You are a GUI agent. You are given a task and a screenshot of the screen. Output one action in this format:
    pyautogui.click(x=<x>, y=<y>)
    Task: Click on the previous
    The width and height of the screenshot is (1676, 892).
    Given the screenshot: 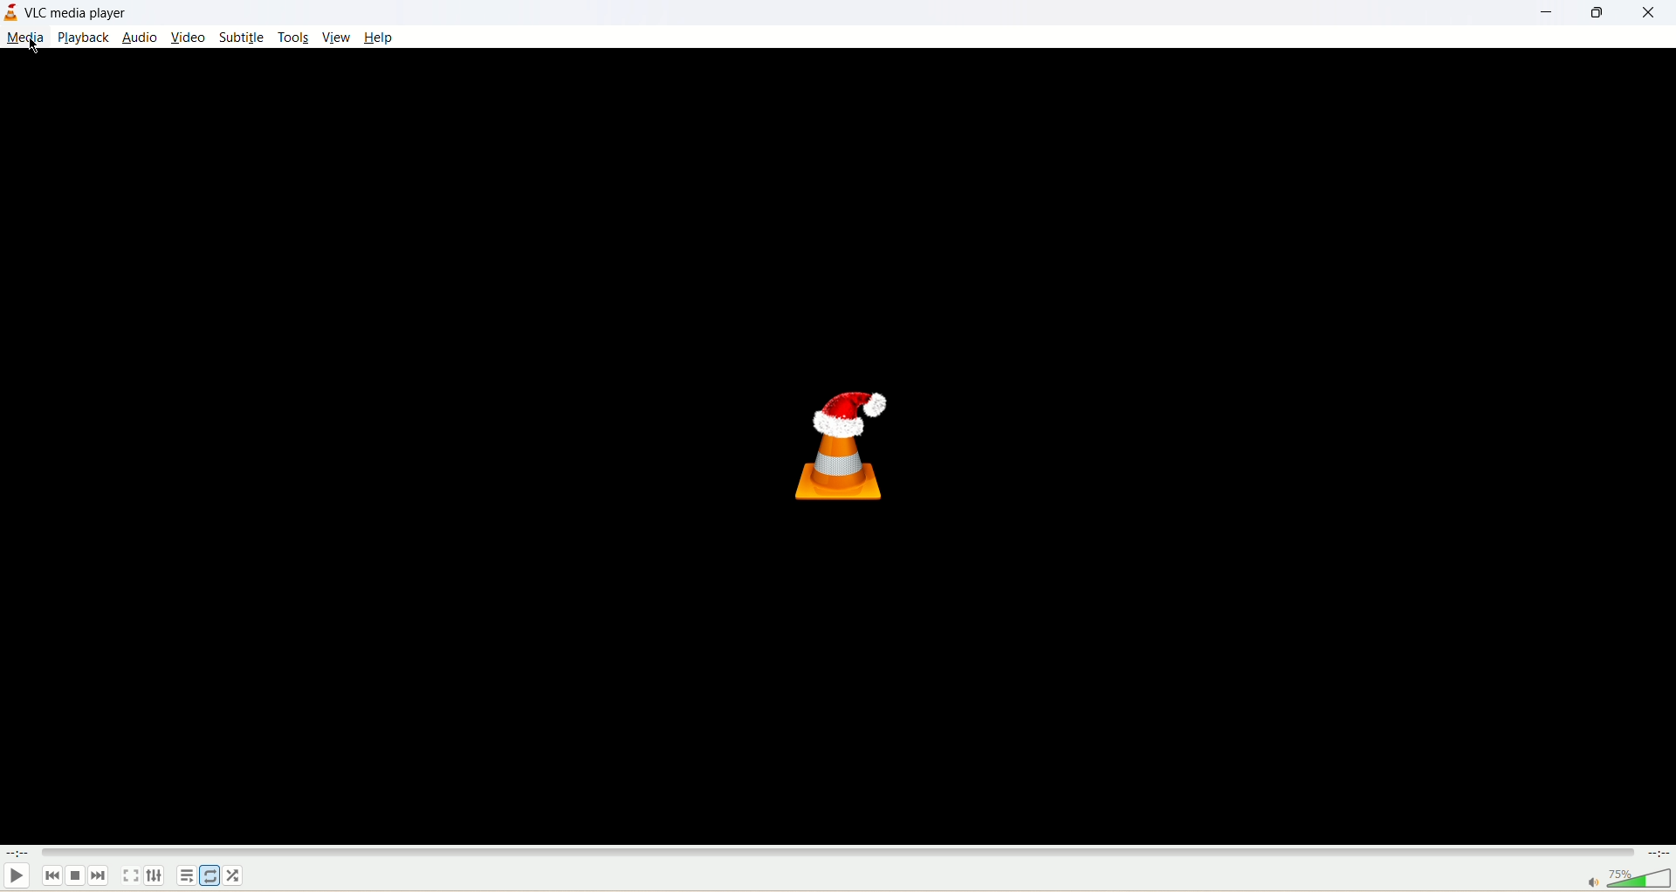 What is the action you would take?
    pyautogui.click(x=50, y=877)
    